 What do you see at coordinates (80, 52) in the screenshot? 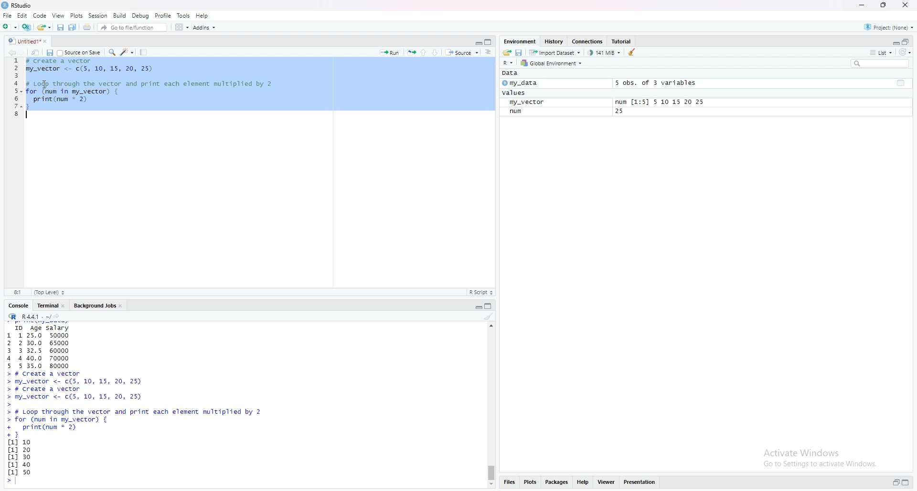
I see `source on save` at bounding box center [80, 52].